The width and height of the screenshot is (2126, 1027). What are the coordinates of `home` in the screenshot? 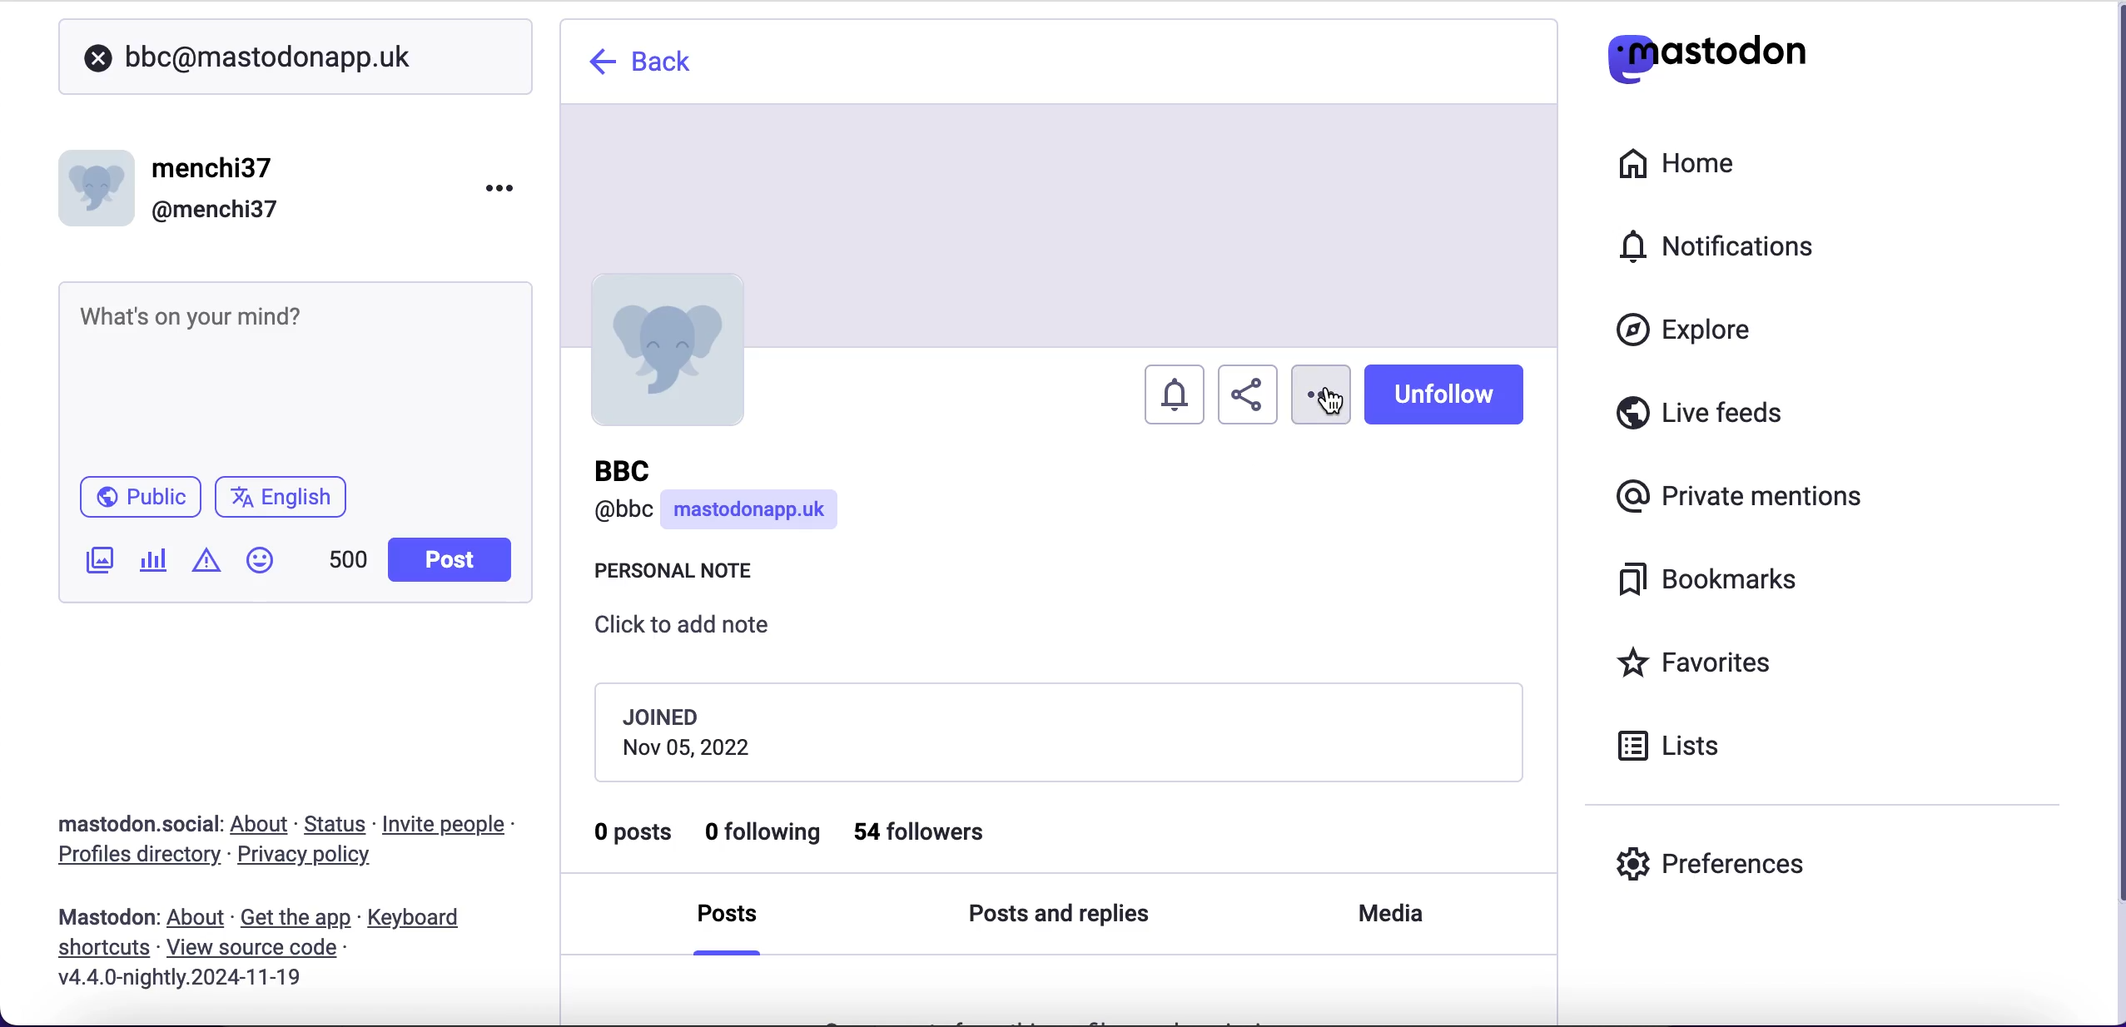 It's located at (1673, 164).